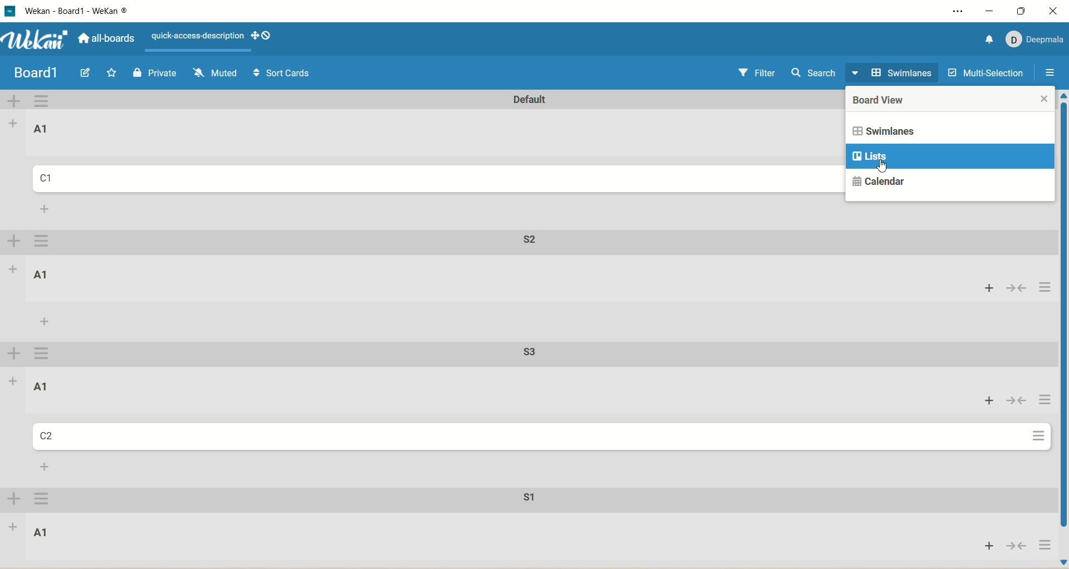 This screenshot has height=569, width=1069. I want to click on list title, so click(39, 386).